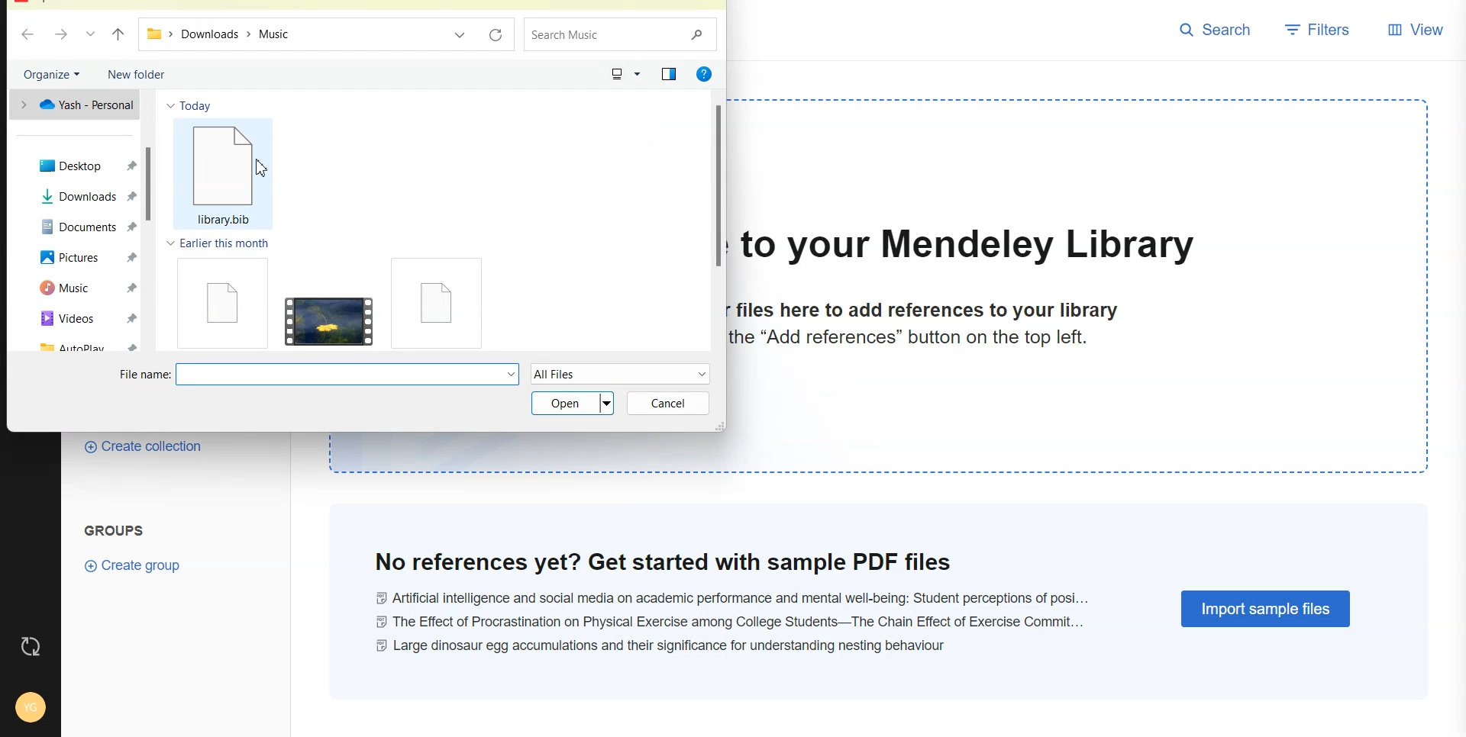  Describe the element at coordinates (621, 374) in the screenshot. I see `All Files` at that location.